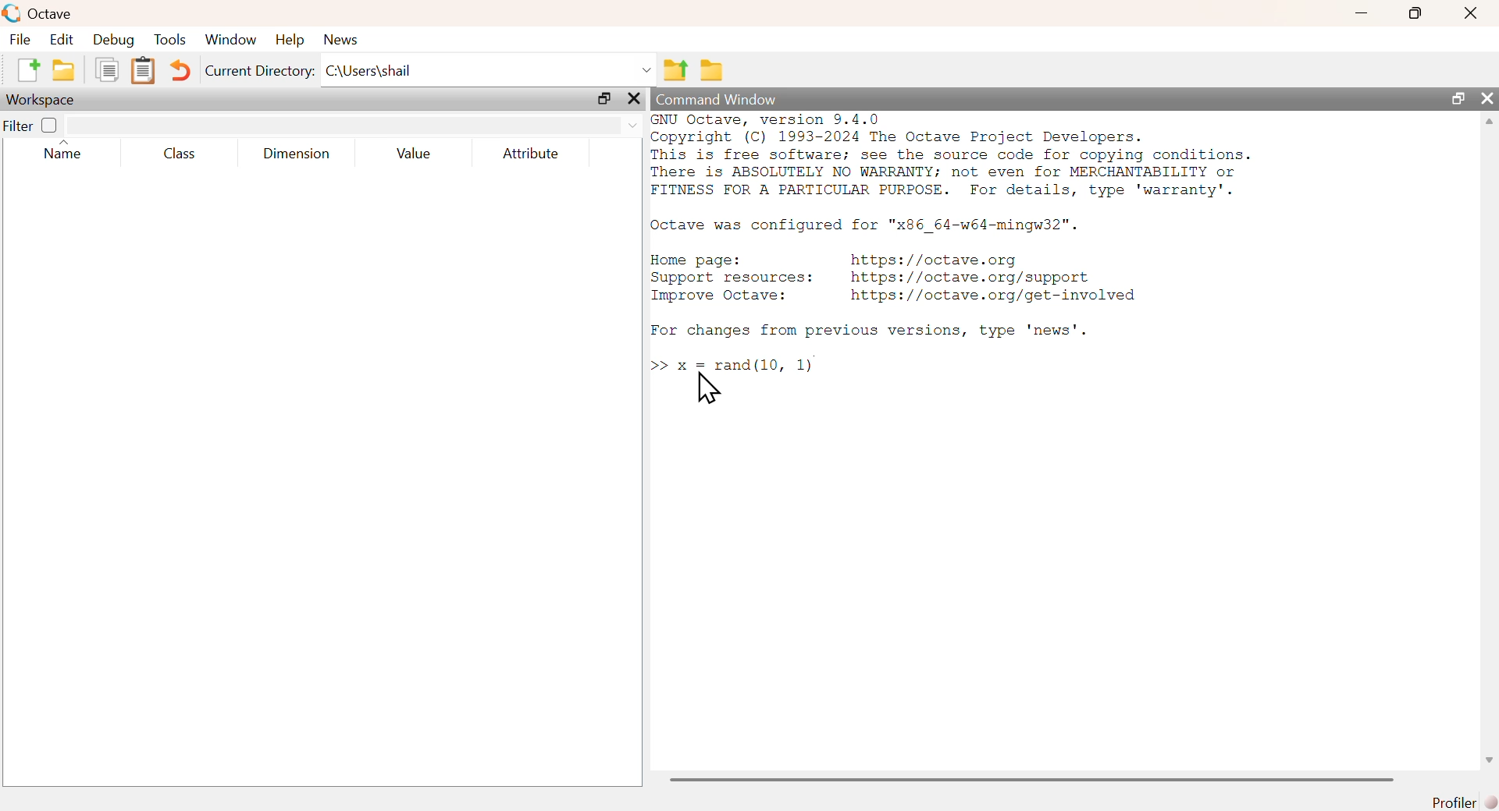 The image size is (1499, 811). Describe the element at coordinates (414, 154) in the screenshot. I see `value` at that location.